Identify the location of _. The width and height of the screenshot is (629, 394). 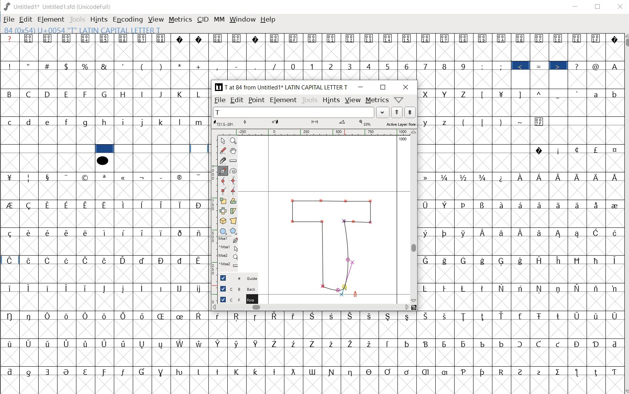
(559, 94).